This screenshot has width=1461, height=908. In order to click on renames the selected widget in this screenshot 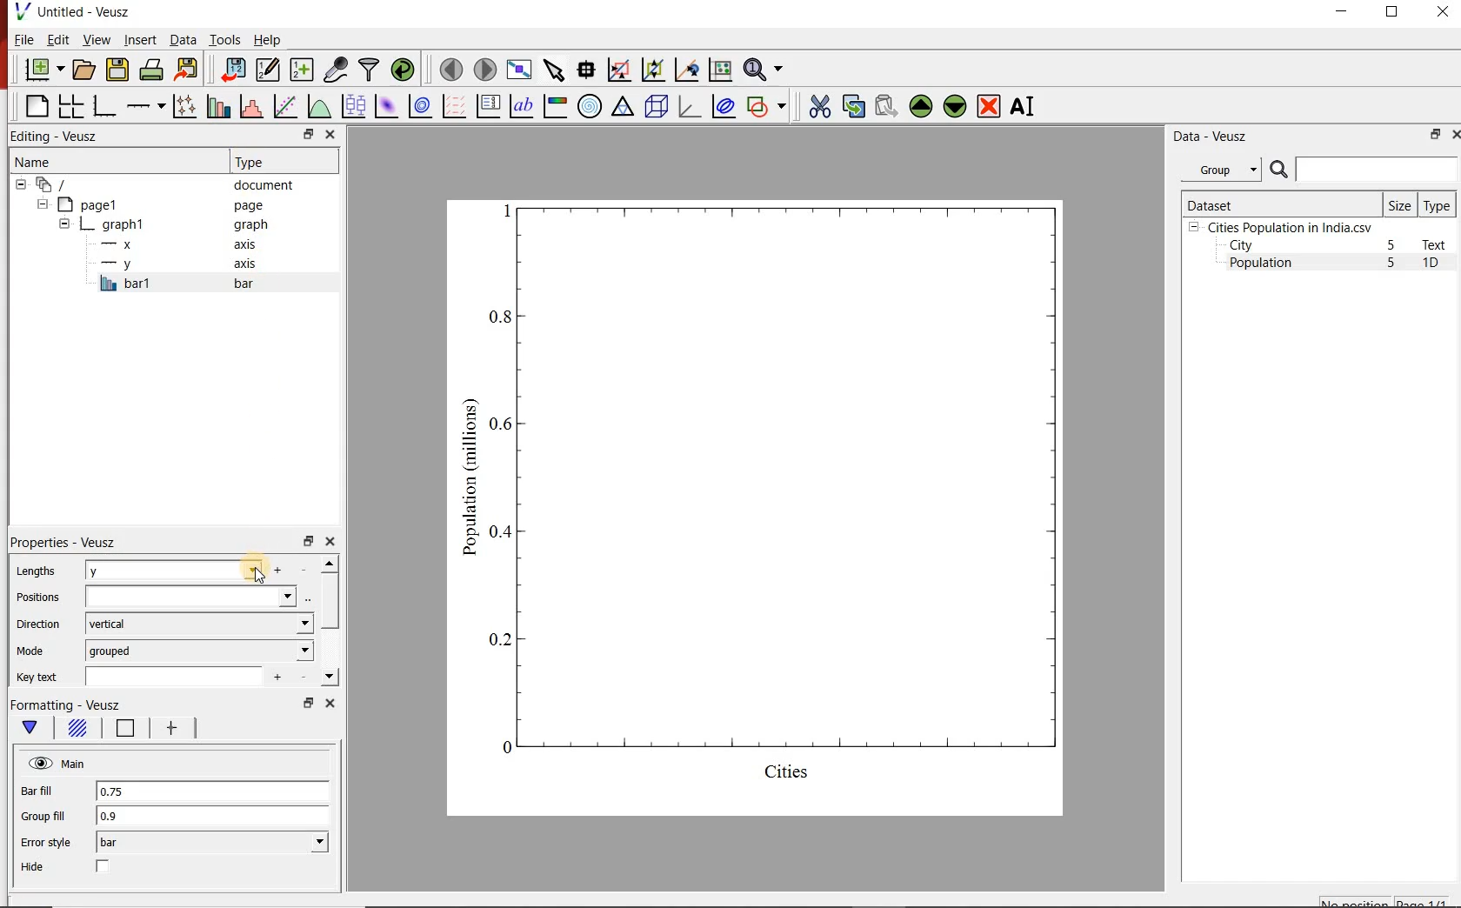, I will do `click(1024, 106)`.